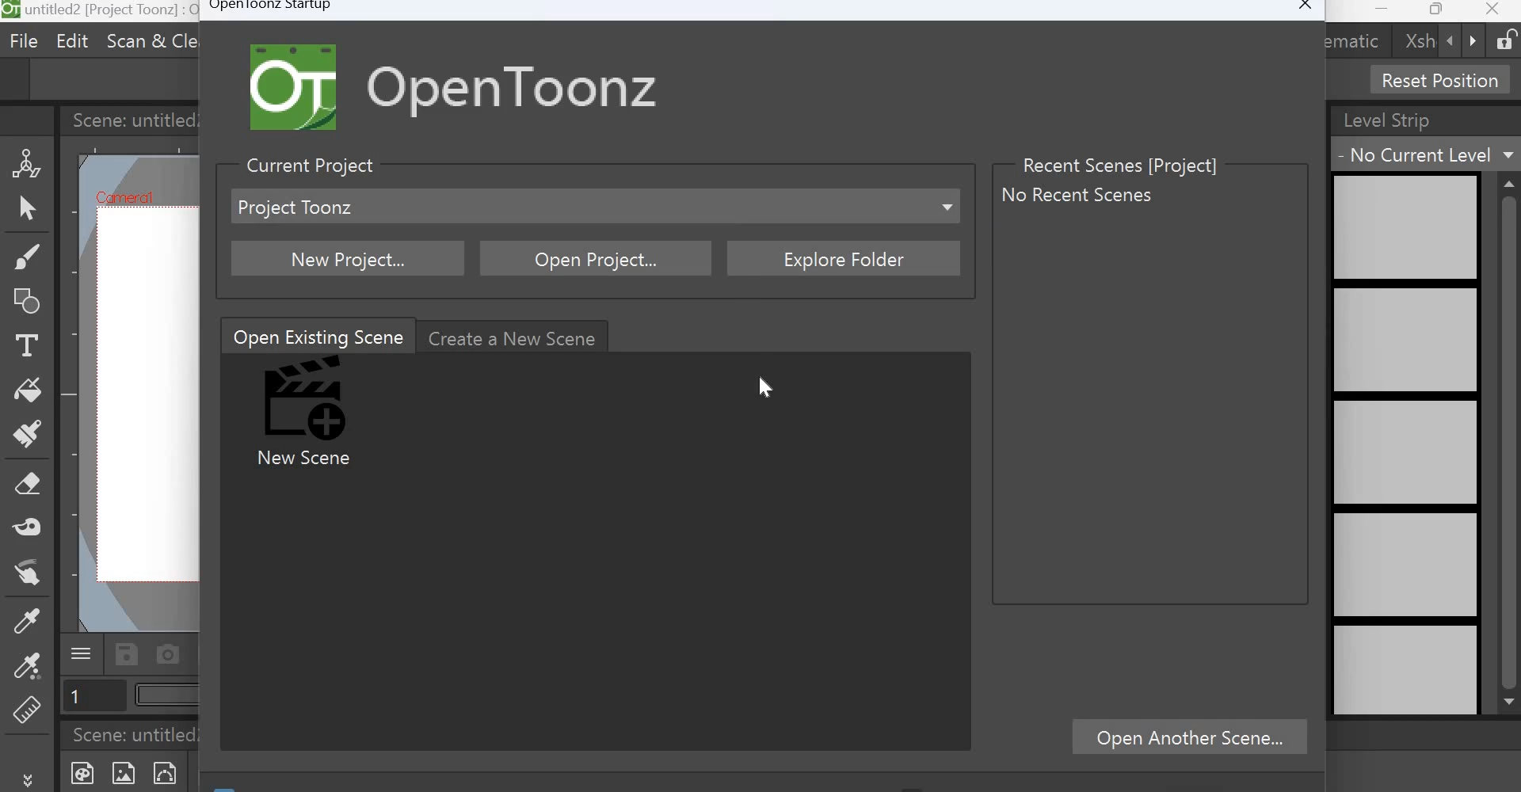 The image size is (1521, 792). I want to click on Open Another scene, so click(1183, 736).